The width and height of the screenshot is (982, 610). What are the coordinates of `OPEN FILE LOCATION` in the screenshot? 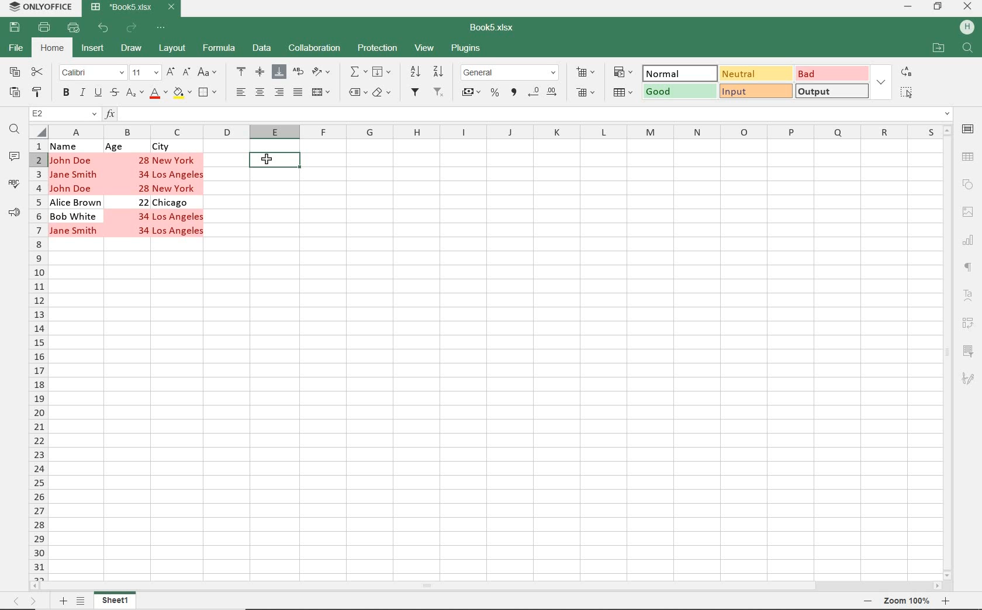 It's located at (937, 49).